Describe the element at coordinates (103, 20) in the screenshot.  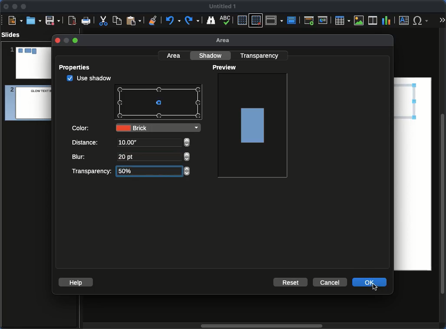
I see `Cut` at that location.